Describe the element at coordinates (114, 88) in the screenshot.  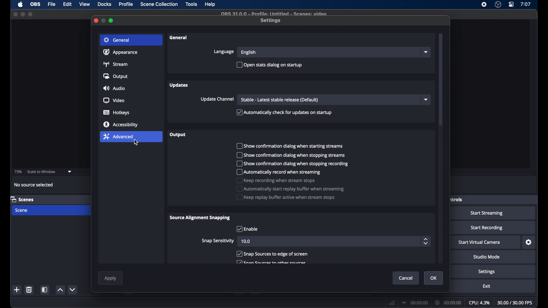
I see `audio` at that location.